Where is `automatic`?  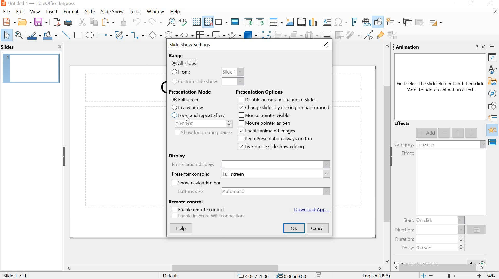 automatic is located at coordinates (236, 191).